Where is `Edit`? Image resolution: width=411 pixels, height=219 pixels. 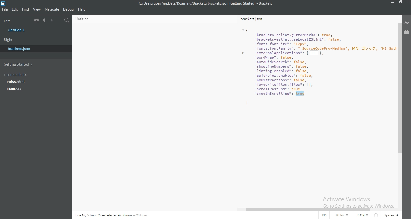 Edit is located at coordinates (16, 9).